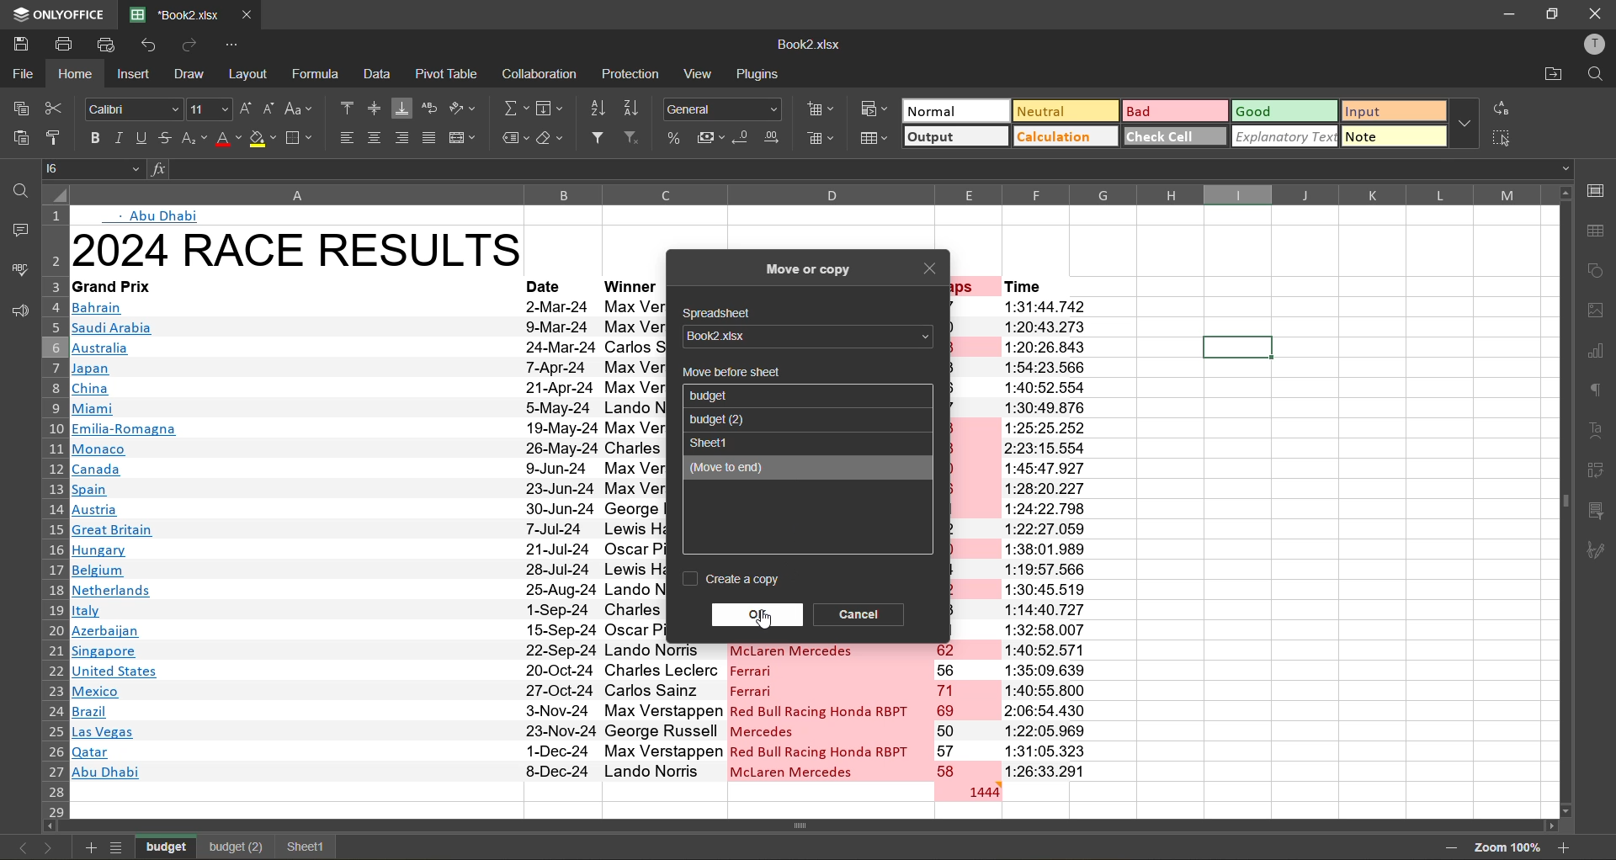 The height and width of the screenshot is (860, 1616). I want to click on number format, so click(726, 108).